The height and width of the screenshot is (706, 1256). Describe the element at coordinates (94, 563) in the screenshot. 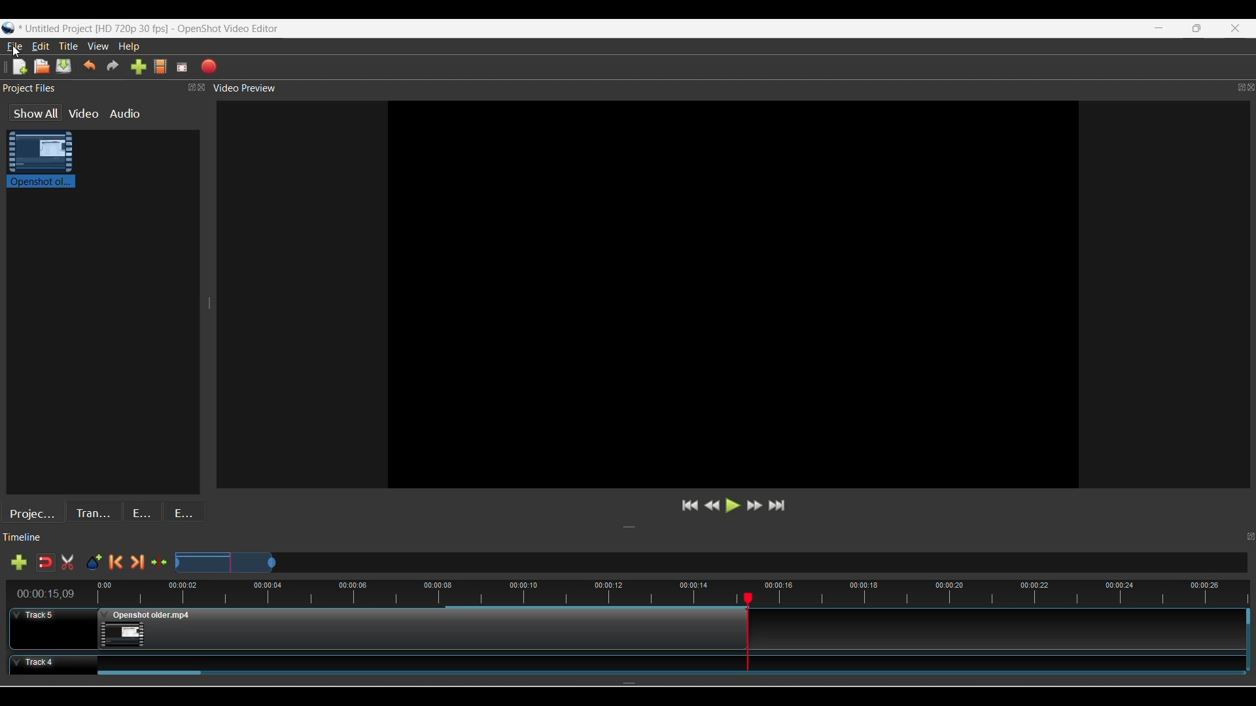

I see `Add marker` at that location.